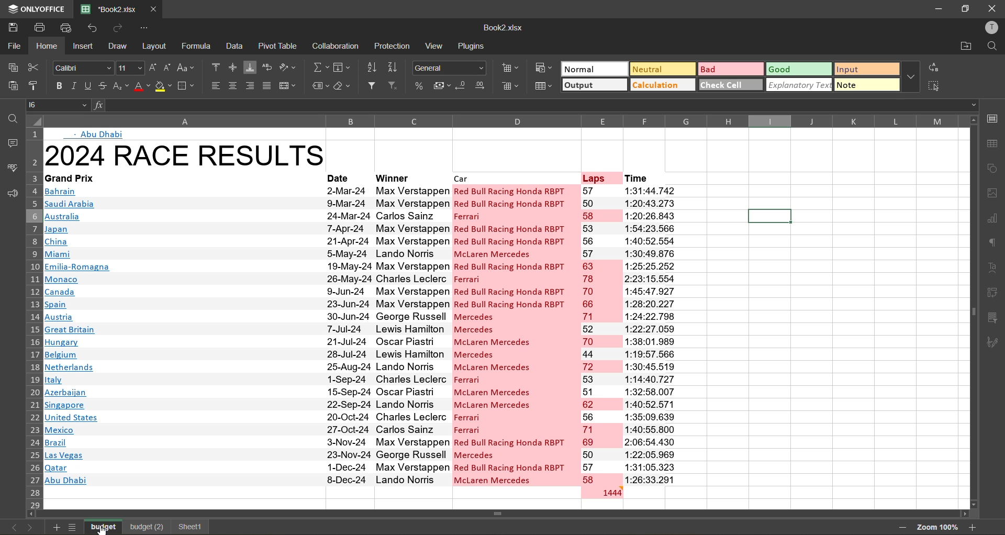 This screenshot has height=535, width=1005. Describe the element at coordinates (437, 46) in the screenshot. I see `view` at that location.